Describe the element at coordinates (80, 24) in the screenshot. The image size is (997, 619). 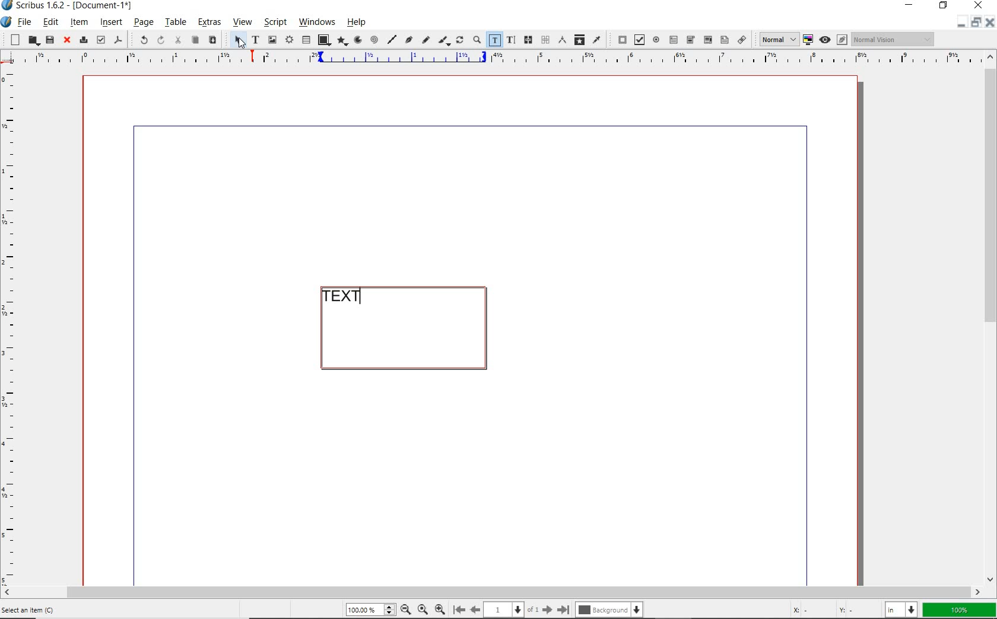
I see `item` at that location.